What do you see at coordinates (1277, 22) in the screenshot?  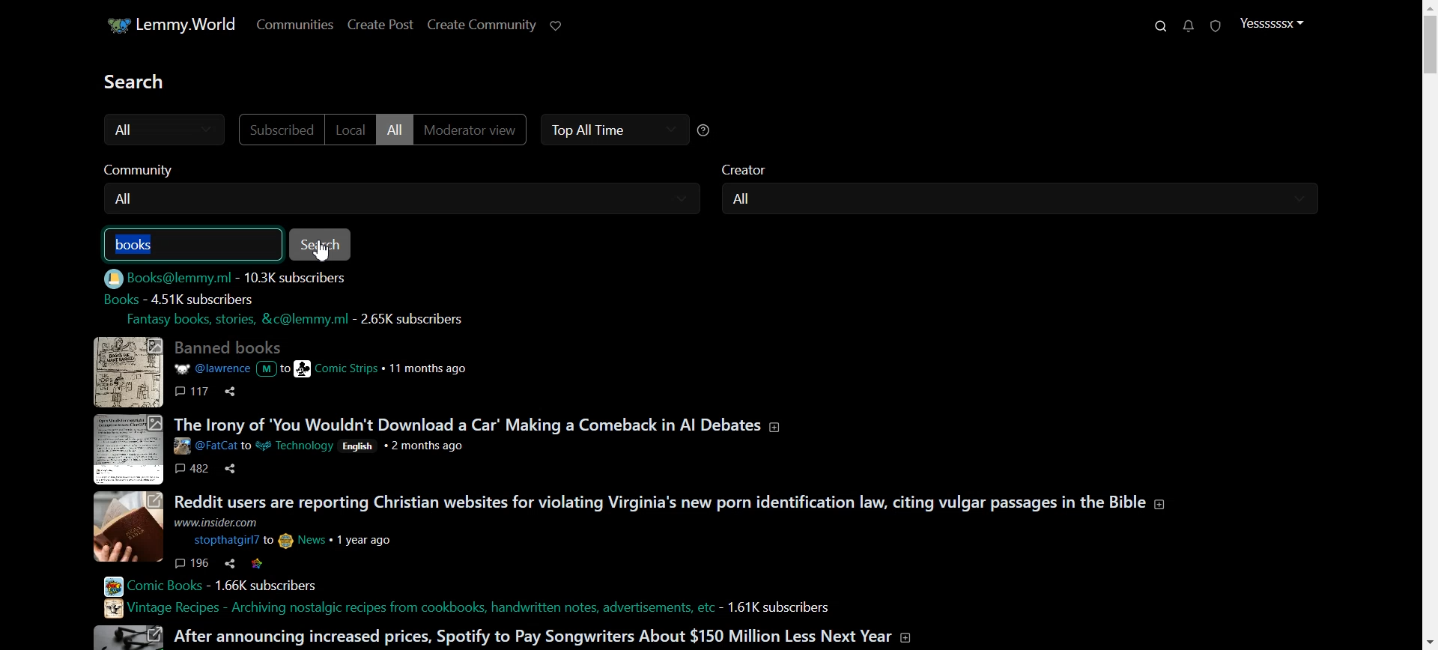 I see `Profile` at bounding box center [1277, 22].